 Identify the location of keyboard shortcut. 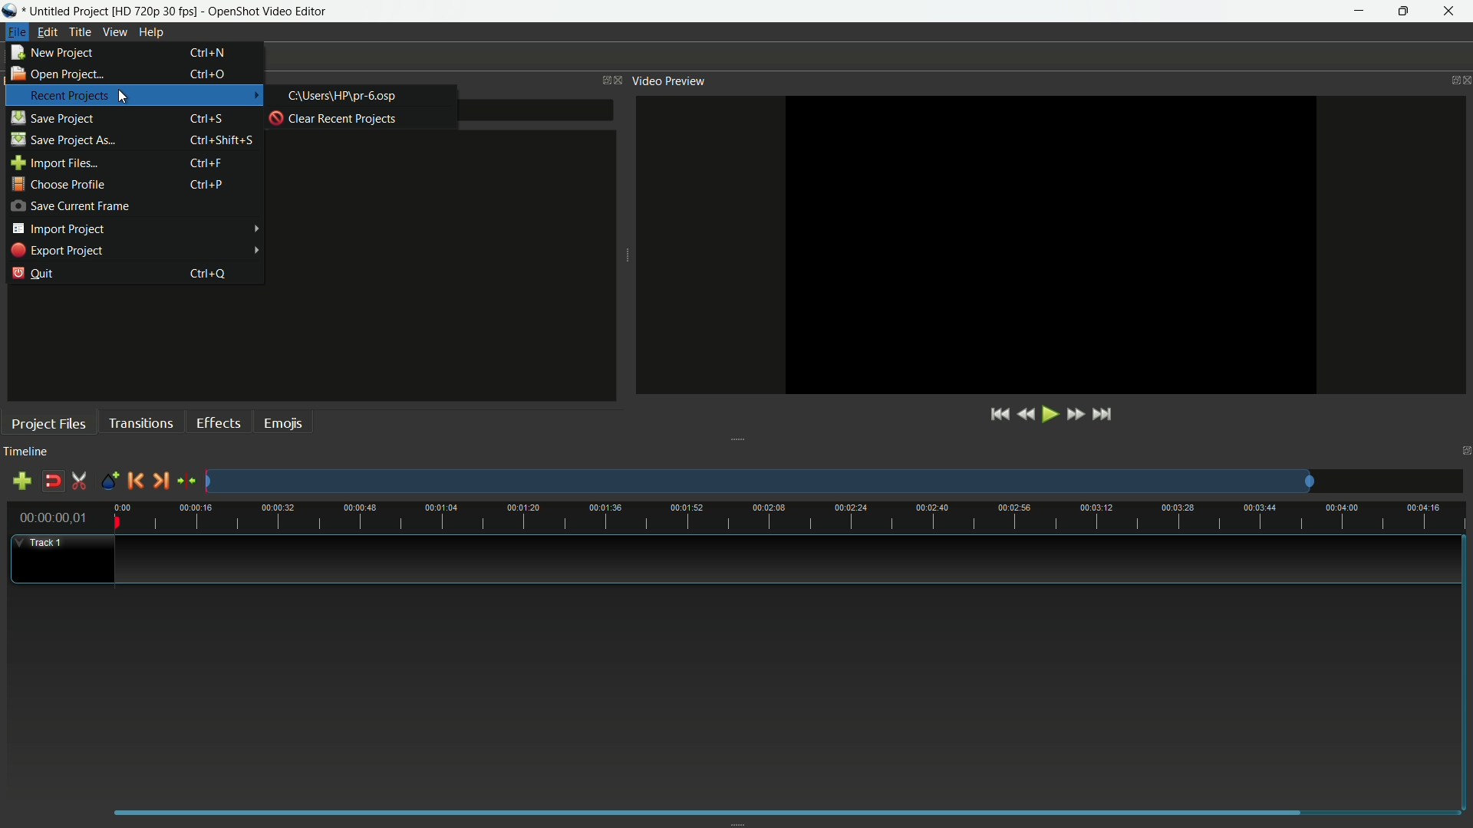
(208, 120).